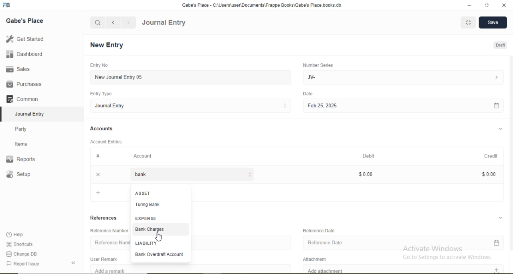  Describe the element at coordinates (263, 5) in the screenshot. I see `Gabe's Place - C:\Users\useriDocuments\Frappe Books\Gabe's Place books.db` at that location.